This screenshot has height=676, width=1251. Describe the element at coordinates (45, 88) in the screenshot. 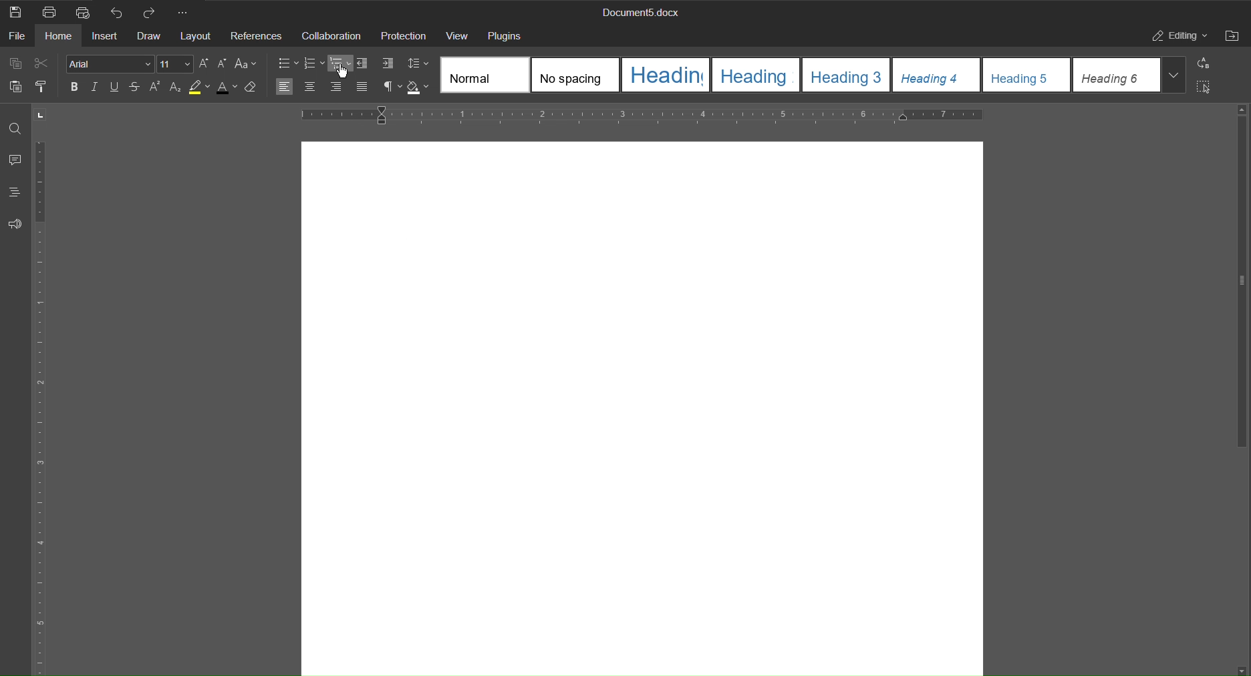

I see `Copy Style` at that location.